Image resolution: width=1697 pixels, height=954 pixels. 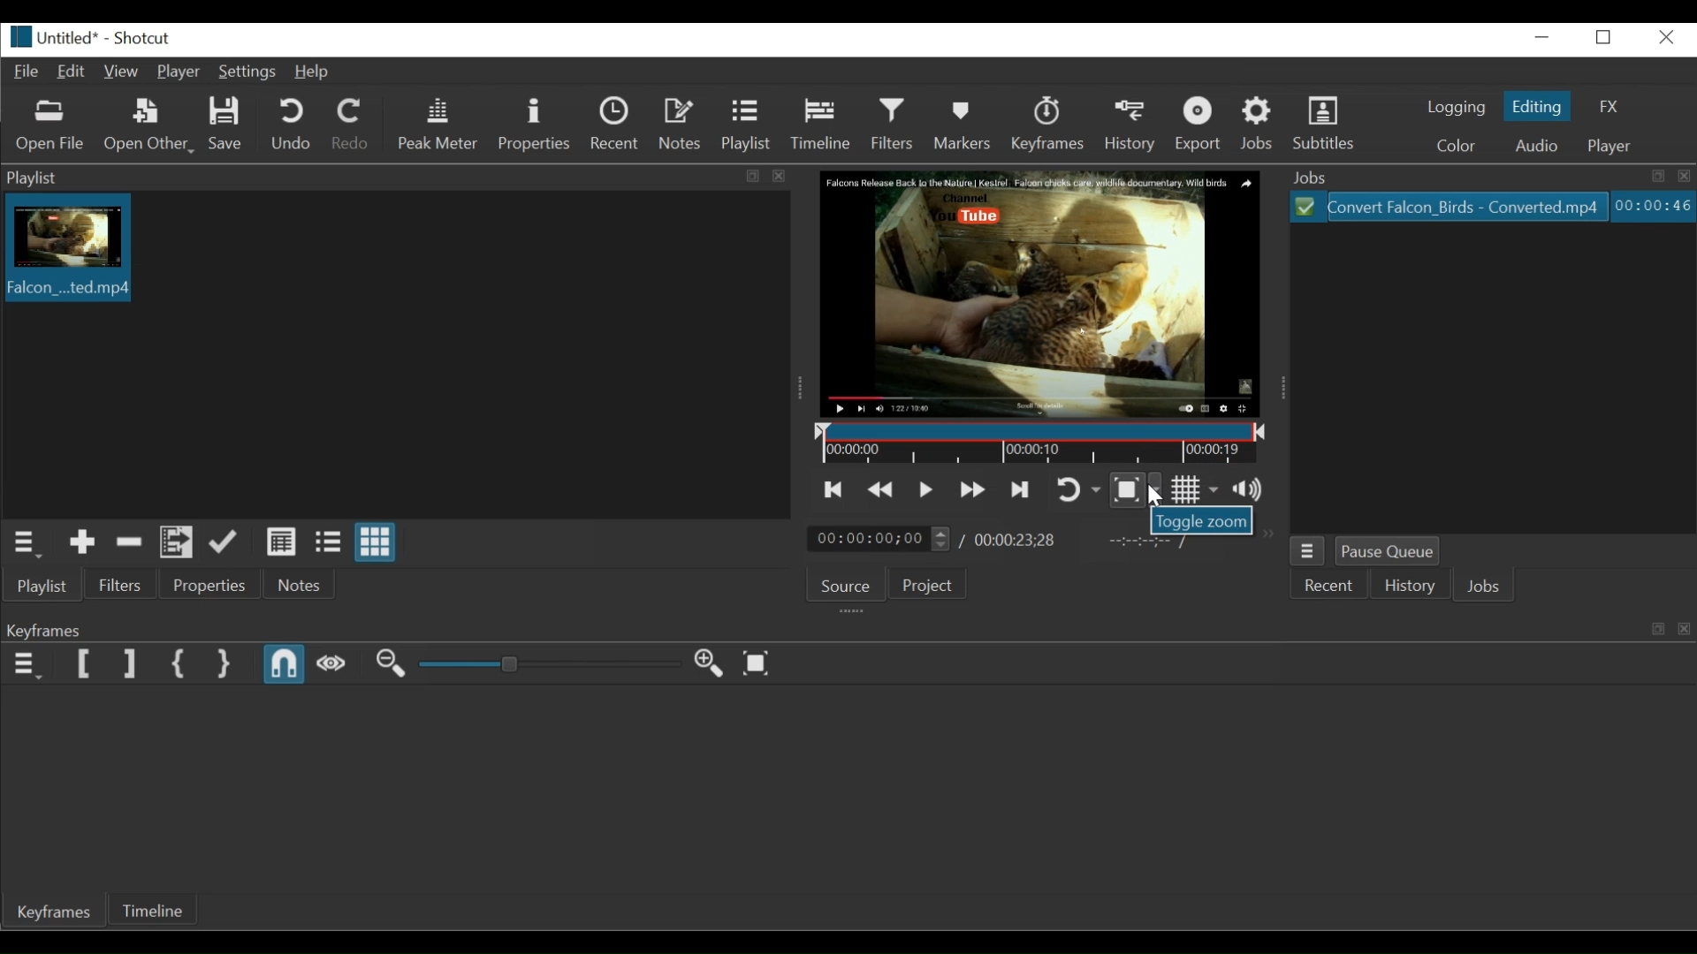 What do you see at coordinates (282, 543) in the screenshot?
I see `View as details` at bounding box center [282, 543].